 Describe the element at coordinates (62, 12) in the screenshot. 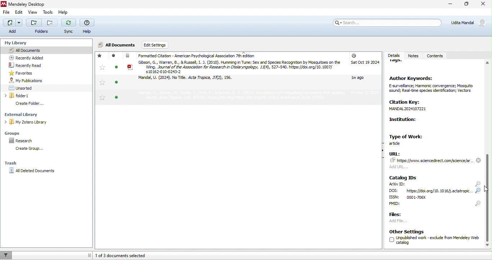

I see `help` at that location.